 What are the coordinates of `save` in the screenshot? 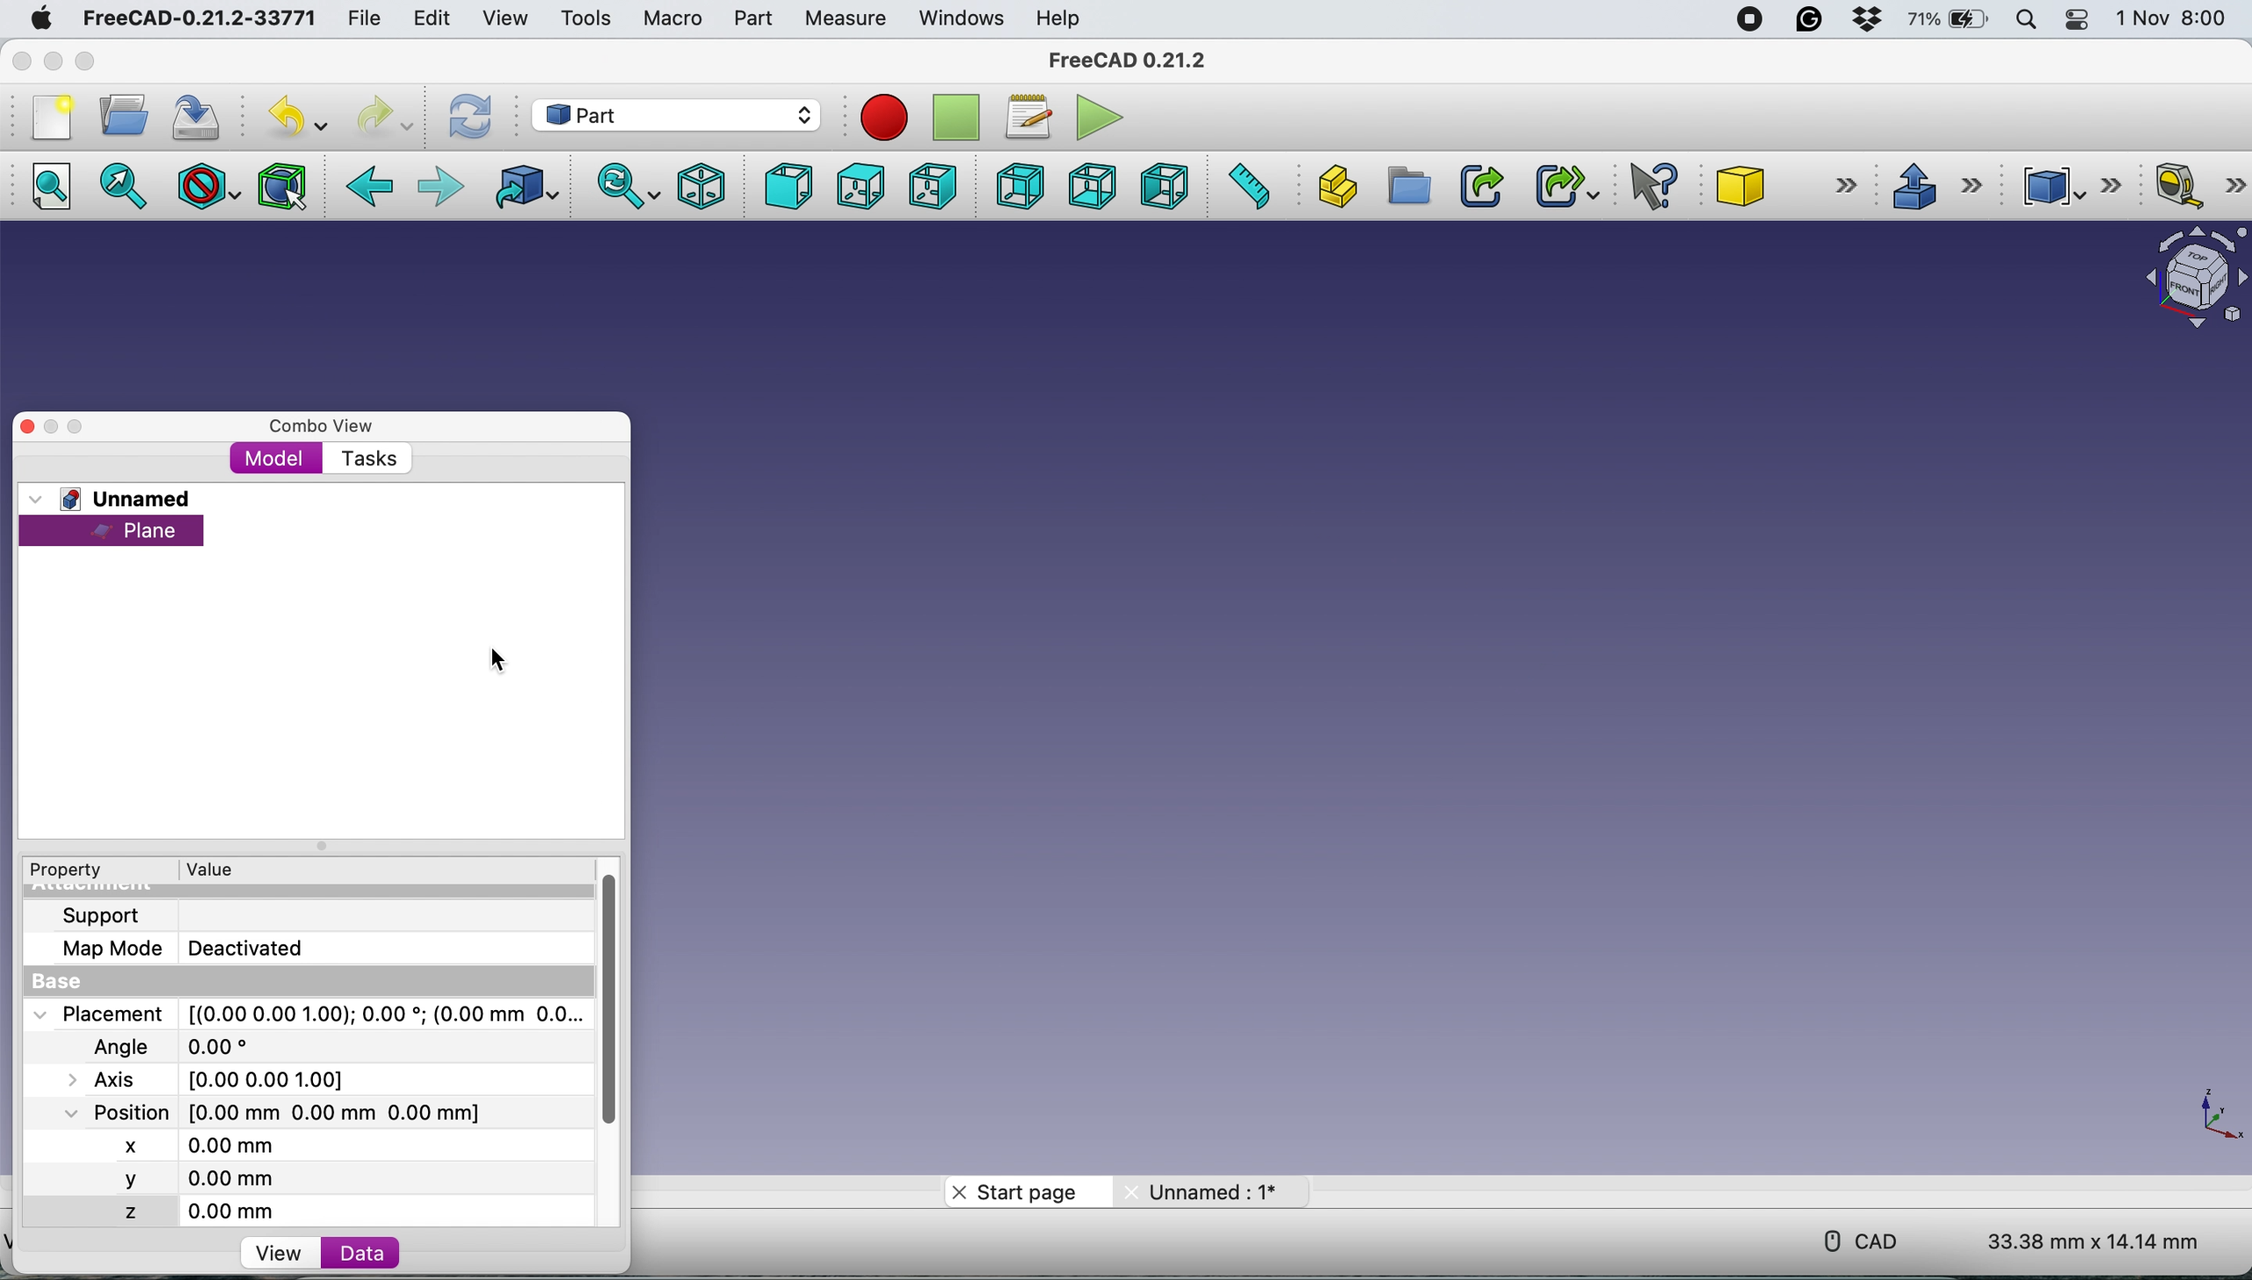 It's located at (195, 118).